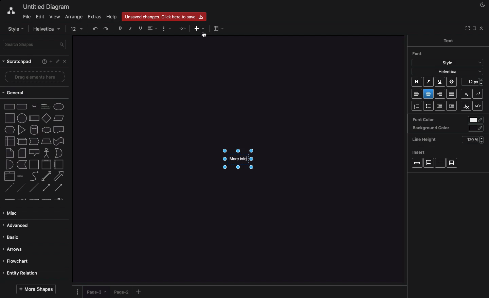 Image resolution: width=489 pixels, height=298 pixels. I want to click on Page 2, so click(121, 292).